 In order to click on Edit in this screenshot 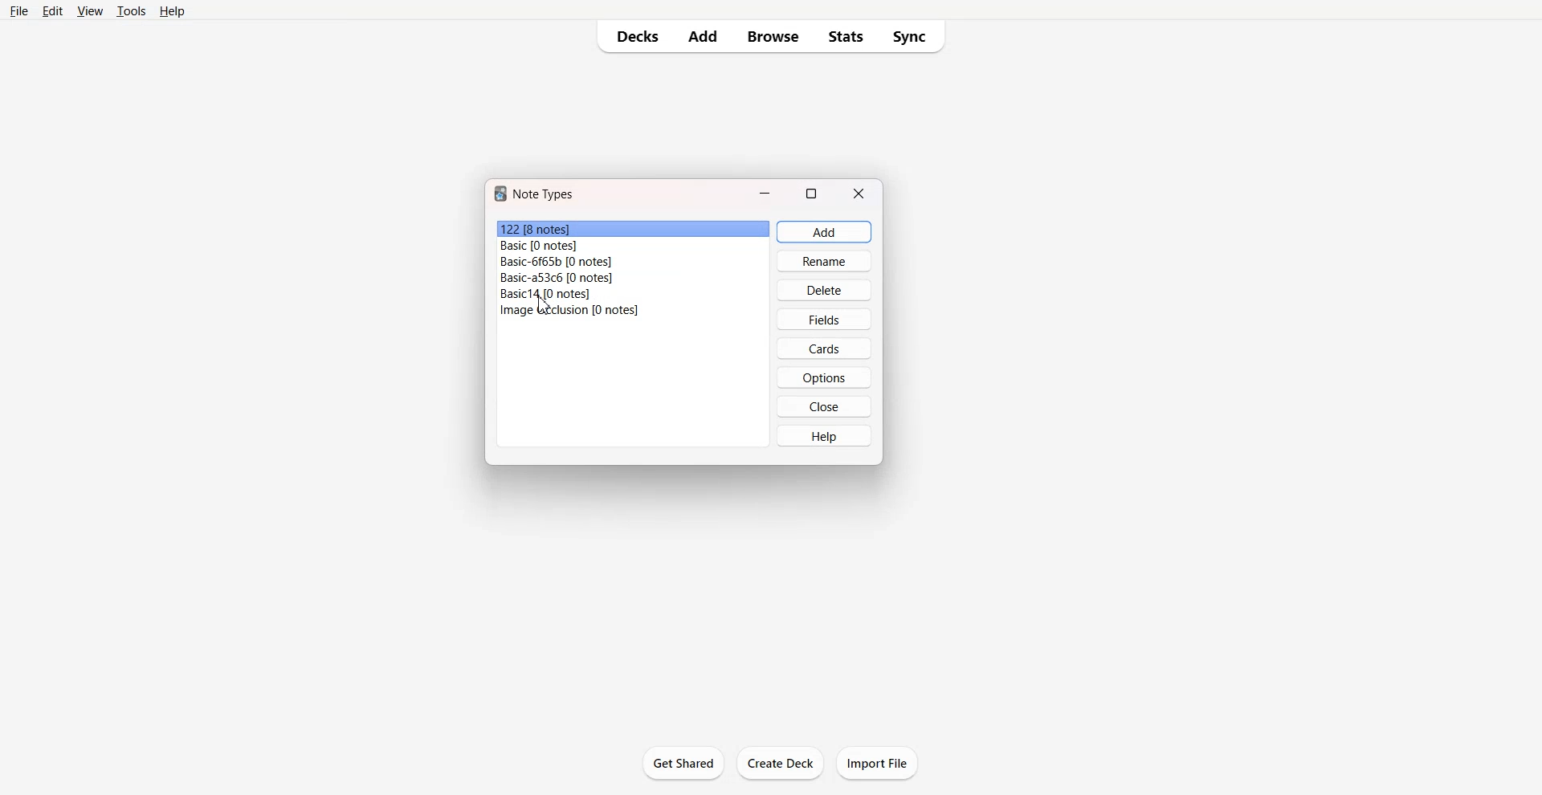, I will do `click(52, 11)`.